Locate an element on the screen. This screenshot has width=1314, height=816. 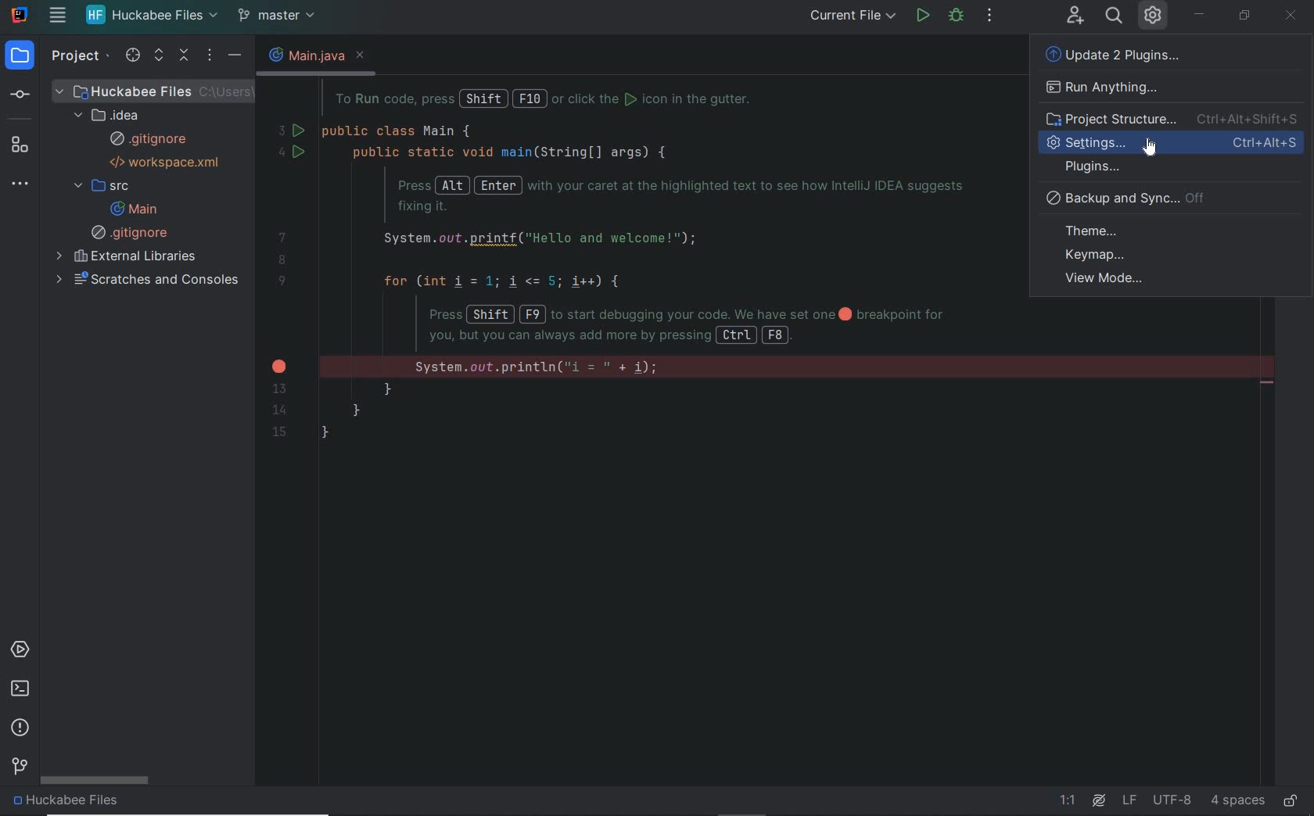
select opened file is located at coordinates (136, 56).